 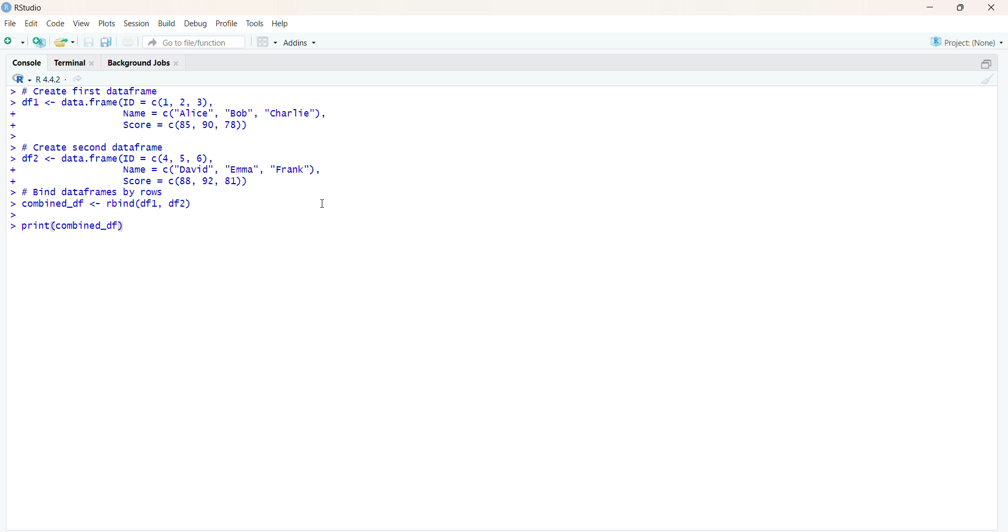 I want to click on Plots, so click(x=106, y=23).